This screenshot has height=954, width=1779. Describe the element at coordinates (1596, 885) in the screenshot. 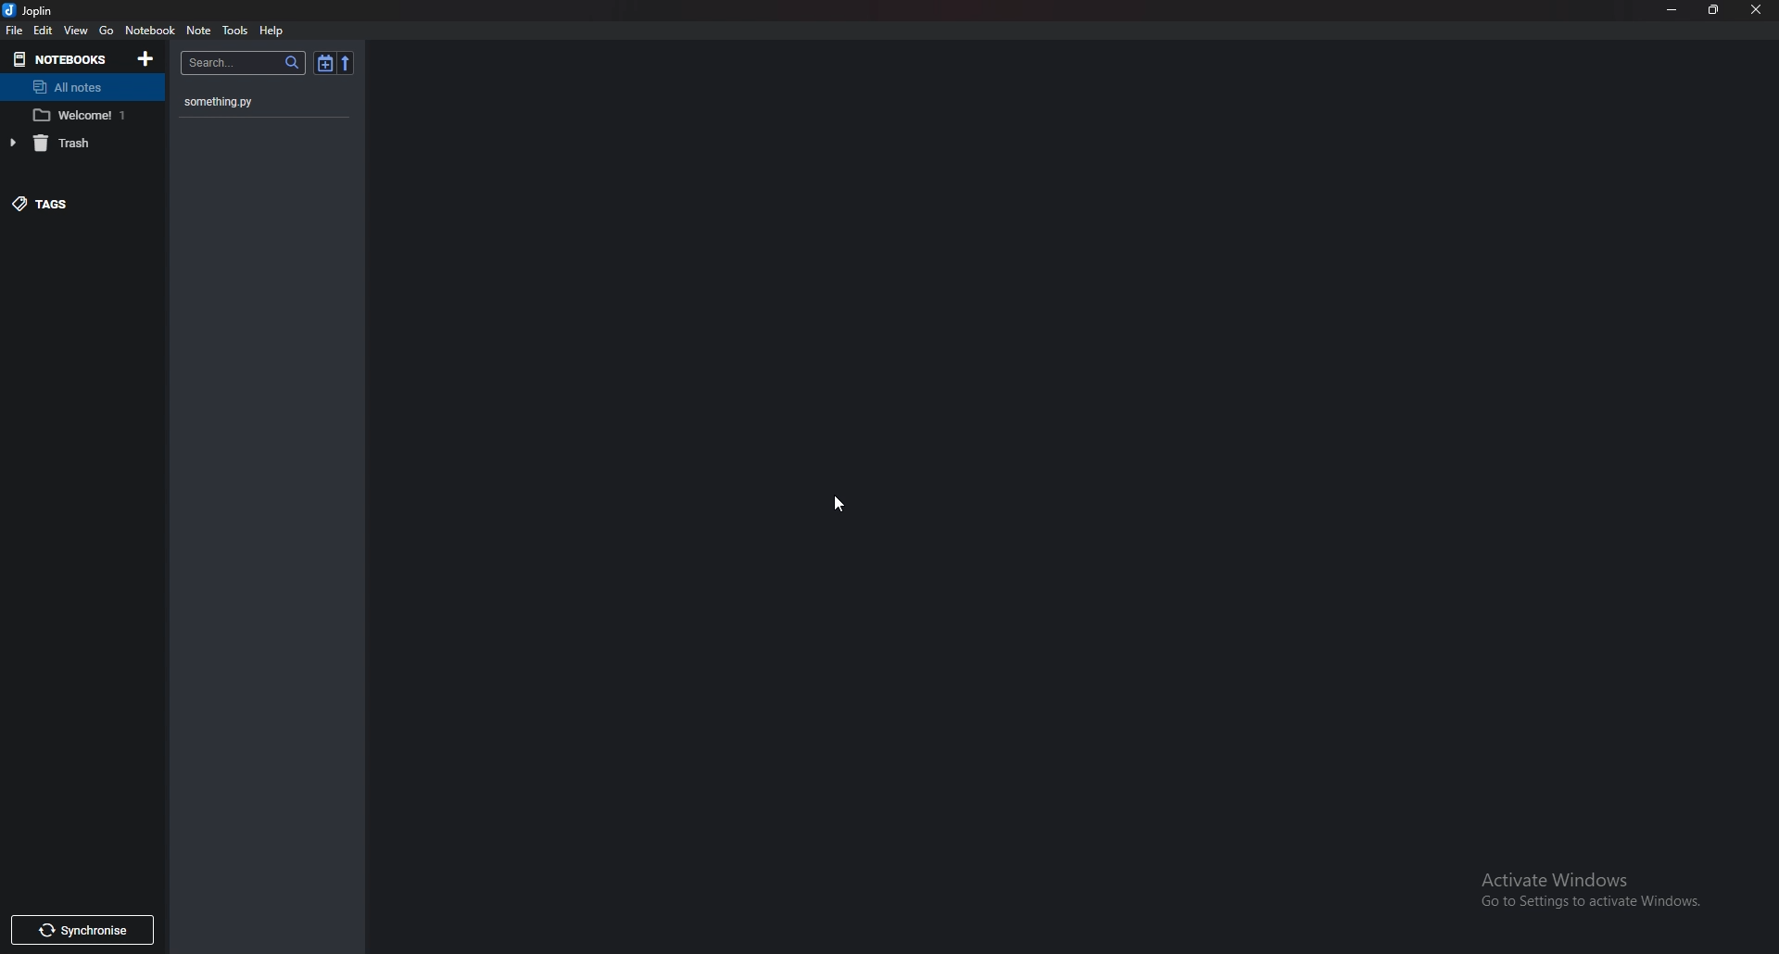

I see `activate windows` at that location.